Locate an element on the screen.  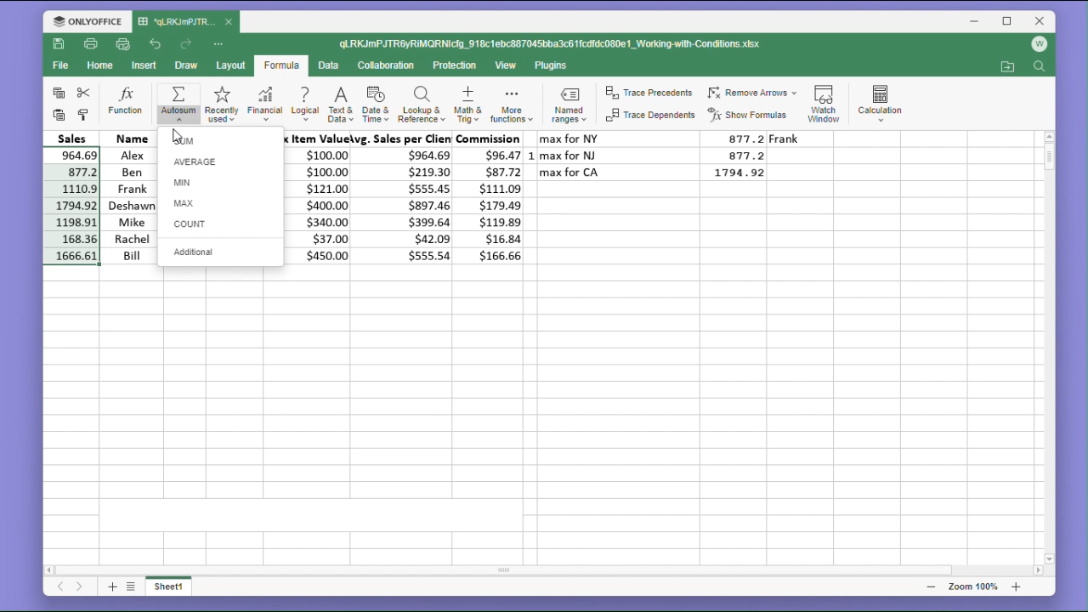
max item values is located at coordinates (321, 198).